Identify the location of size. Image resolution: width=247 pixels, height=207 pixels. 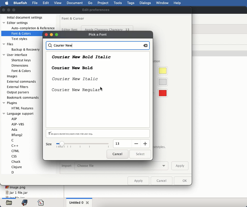
(79, 145).